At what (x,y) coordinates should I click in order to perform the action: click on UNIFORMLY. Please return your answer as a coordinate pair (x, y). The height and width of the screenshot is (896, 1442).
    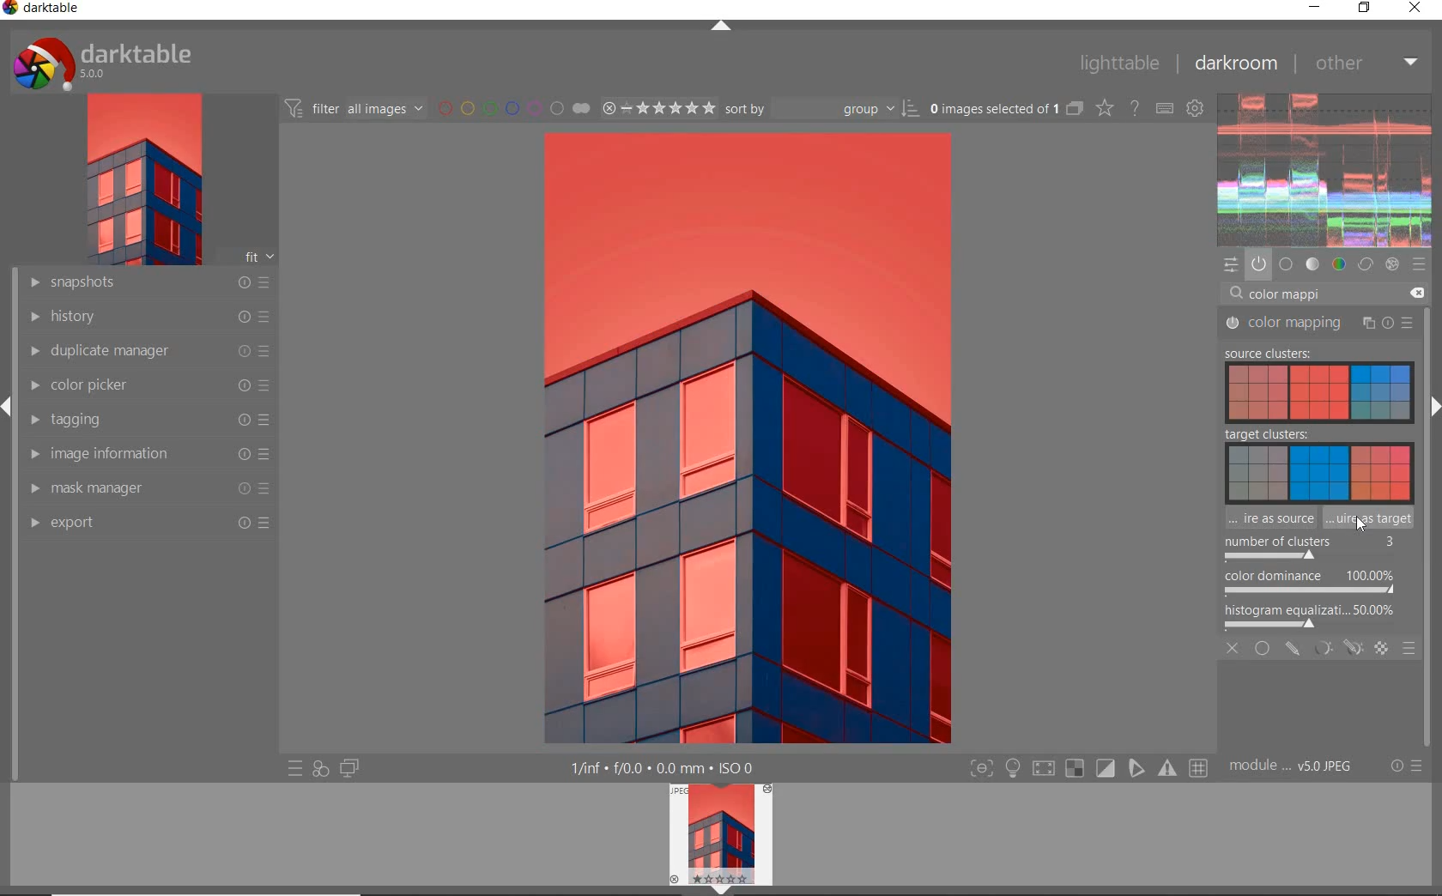
    Looking at the image, I should click on (1263, 650).